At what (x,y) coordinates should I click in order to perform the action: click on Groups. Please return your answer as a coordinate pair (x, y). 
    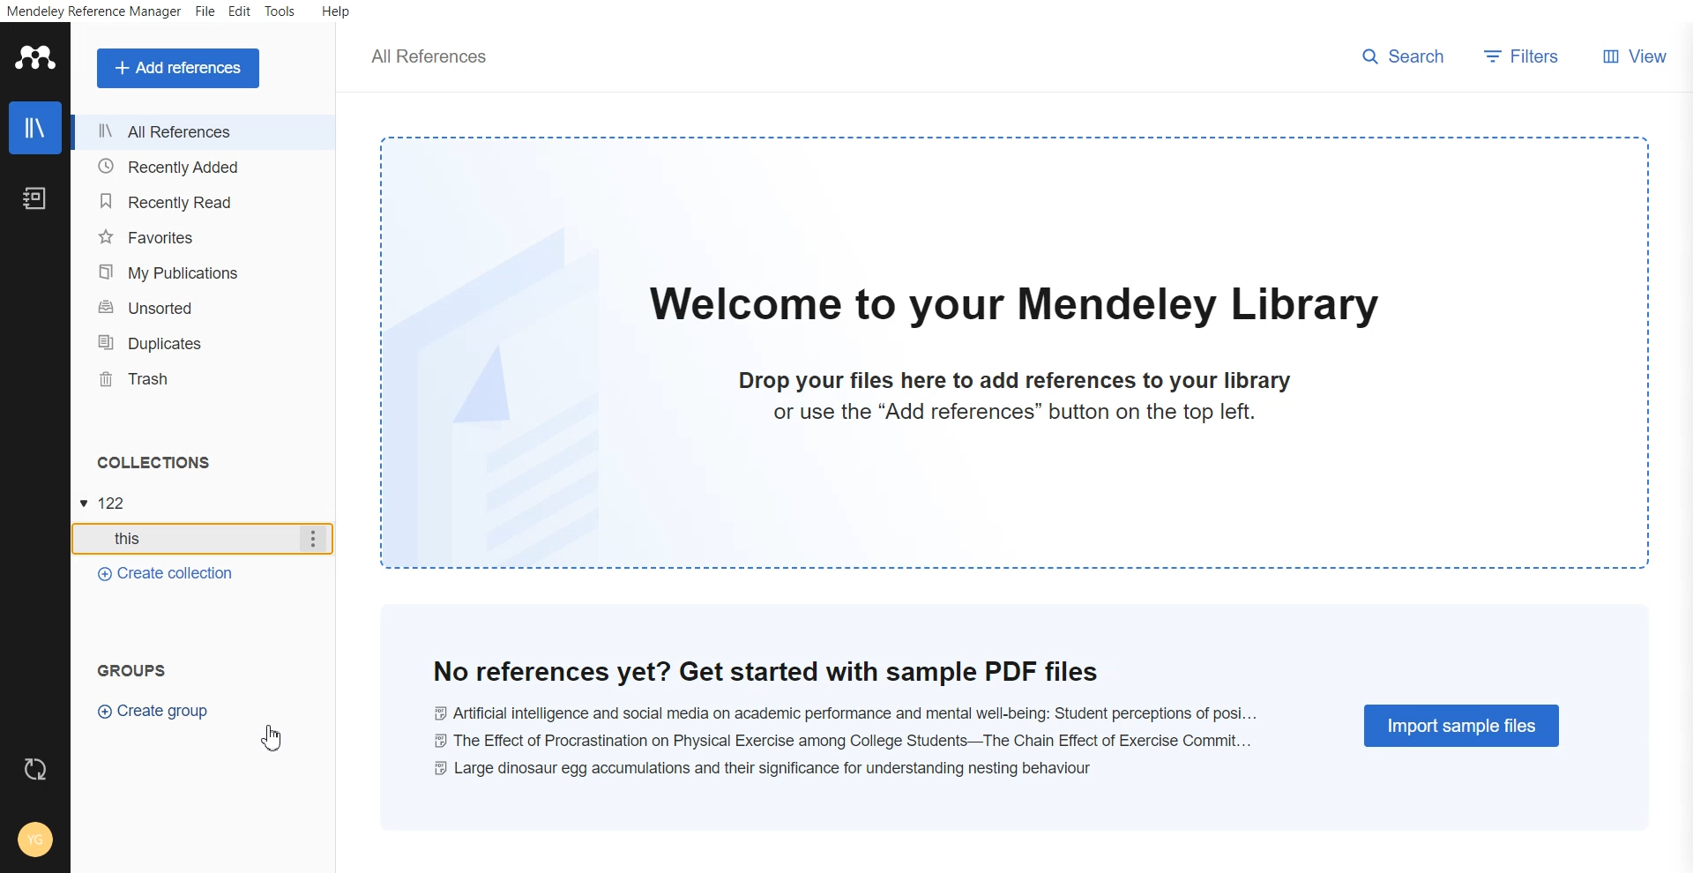
    Looking at the image, I should click on (135, 670).